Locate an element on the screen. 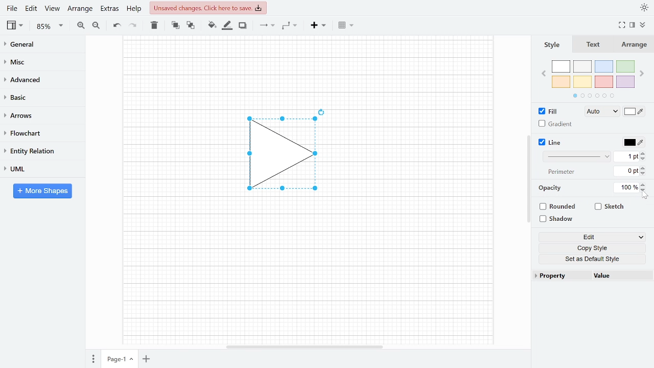 This screenshot has height=368, width=654. Set as default style is located at coordinates (594, 259).